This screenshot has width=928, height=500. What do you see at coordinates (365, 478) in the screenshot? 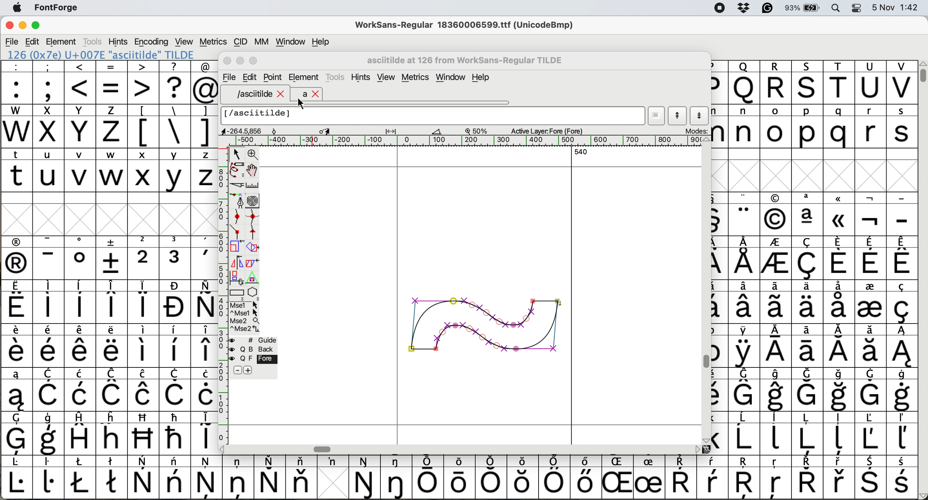
I see `symbol` at bounding box center [365, 478].